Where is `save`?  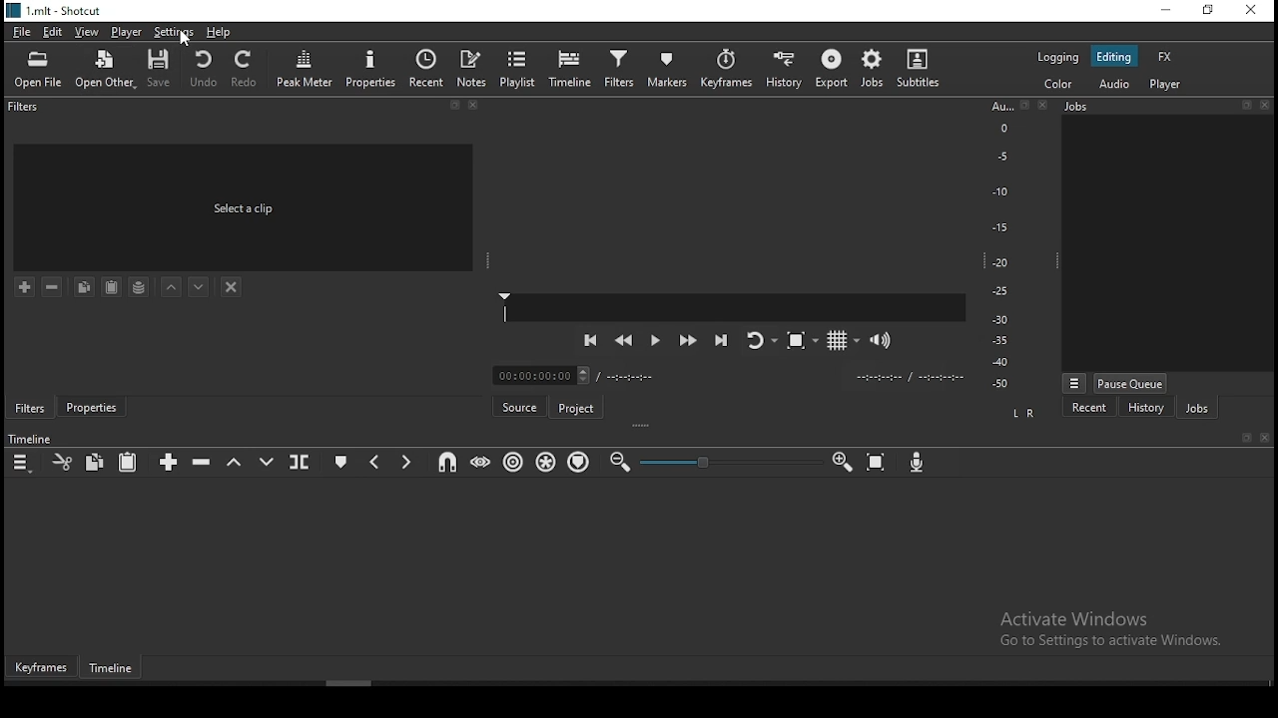 save is located at coordinates (163, 68).